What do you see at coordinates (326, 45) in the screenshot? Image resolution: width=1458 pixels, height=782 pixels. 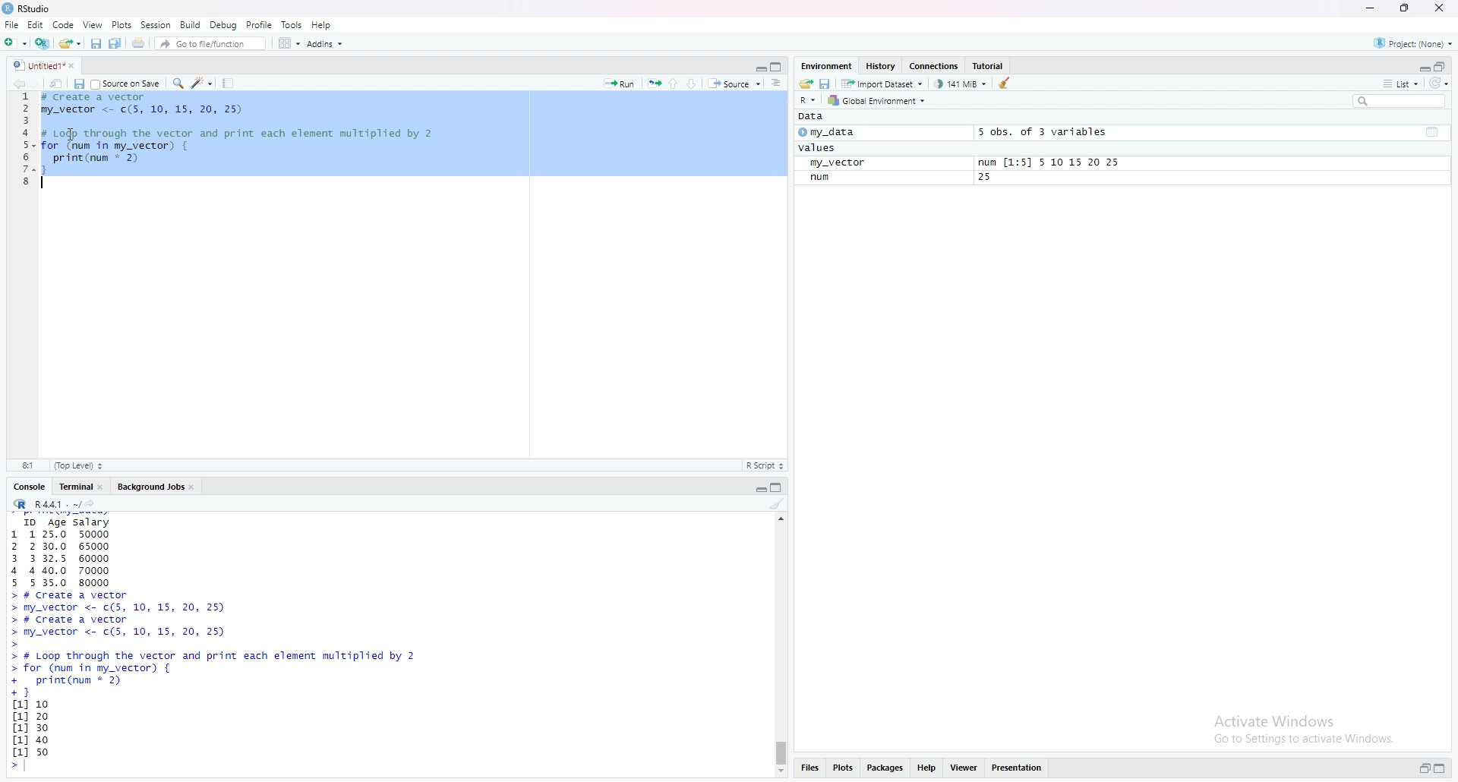 I see `Addins` at bounding box center [326, 45].